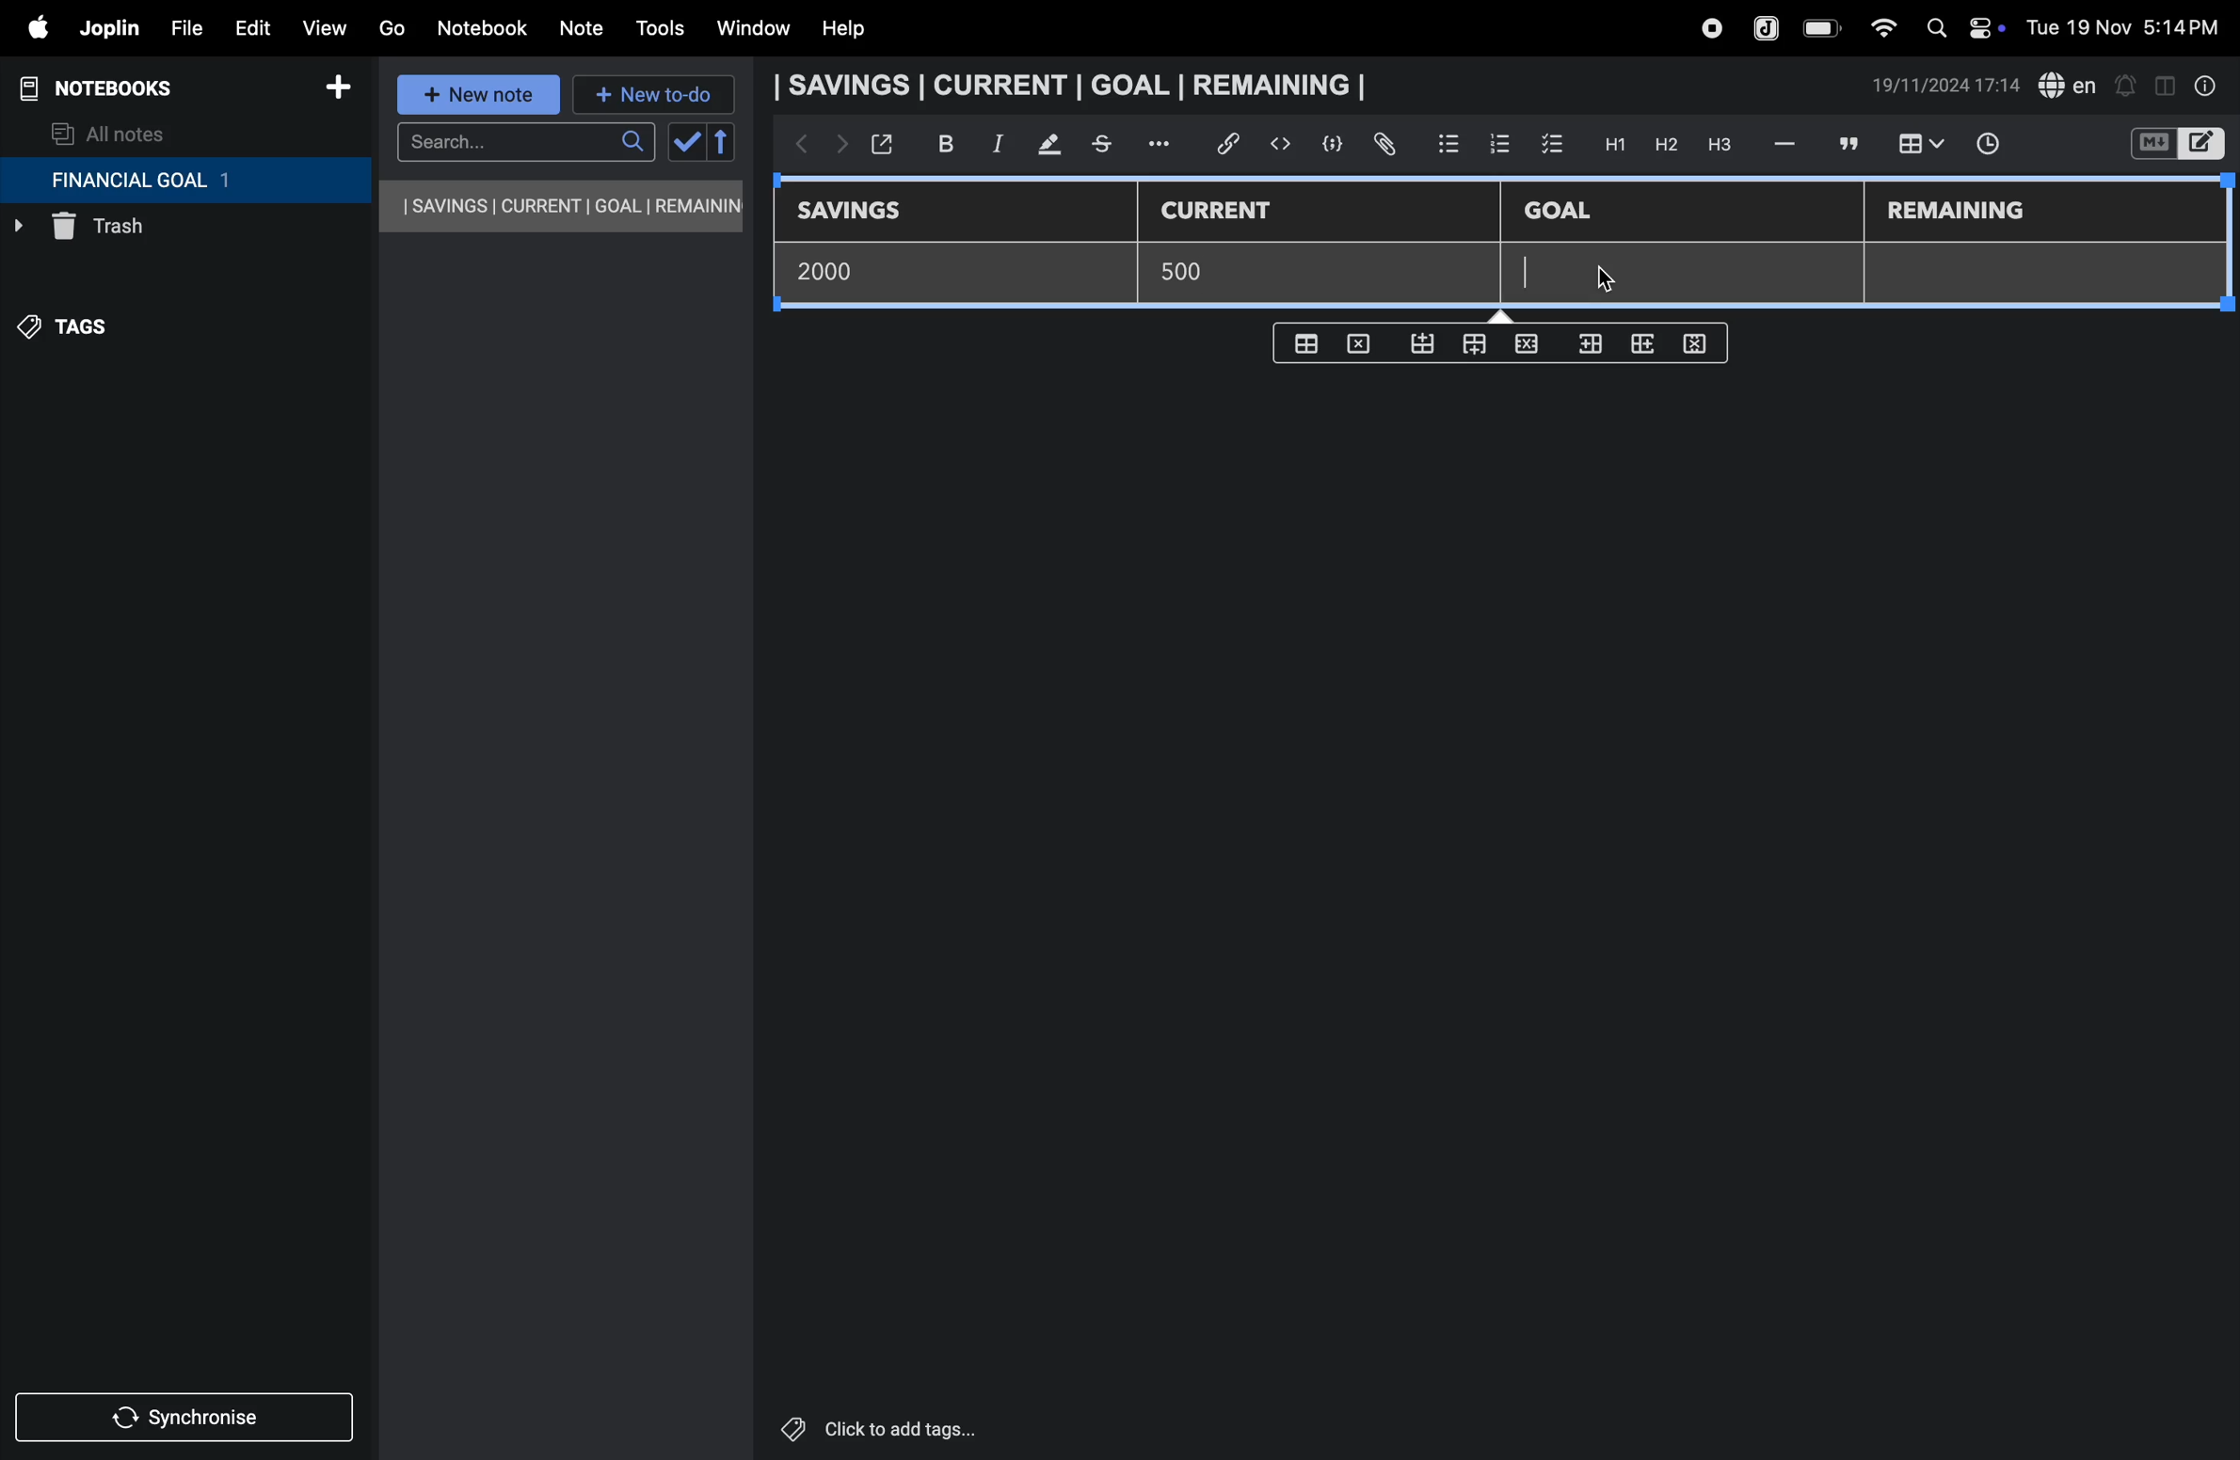 This screenshot has height=1460, width=2240. I want to click on time, so click(2000, 146).